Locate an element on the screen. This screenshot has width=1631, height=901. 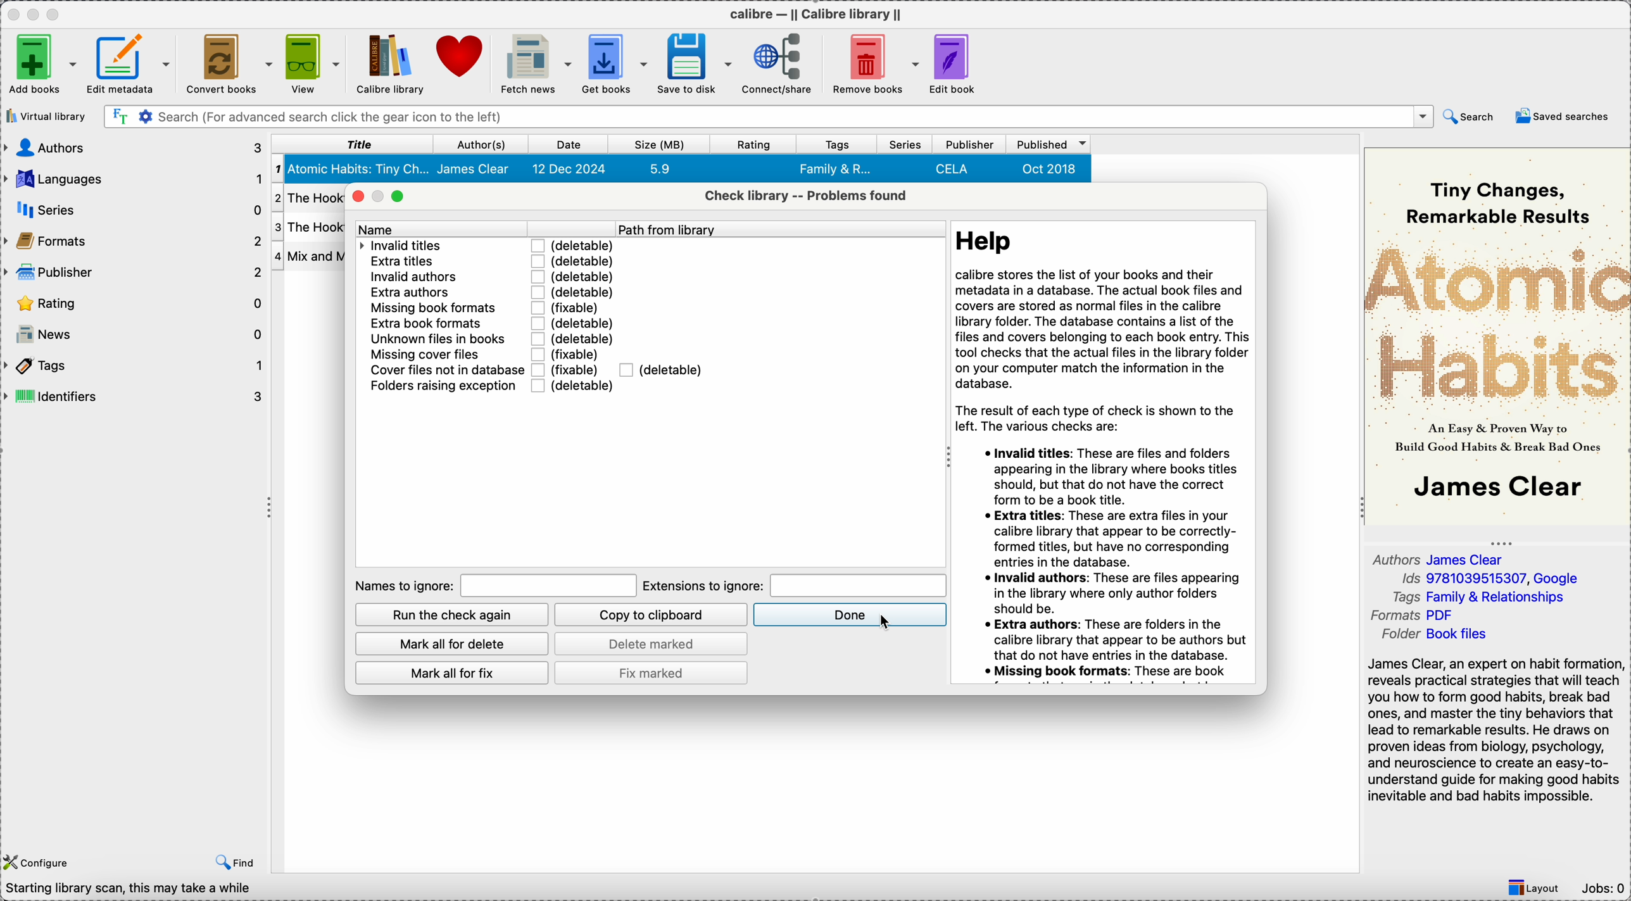
deletable is located at coordinates (573, 276).